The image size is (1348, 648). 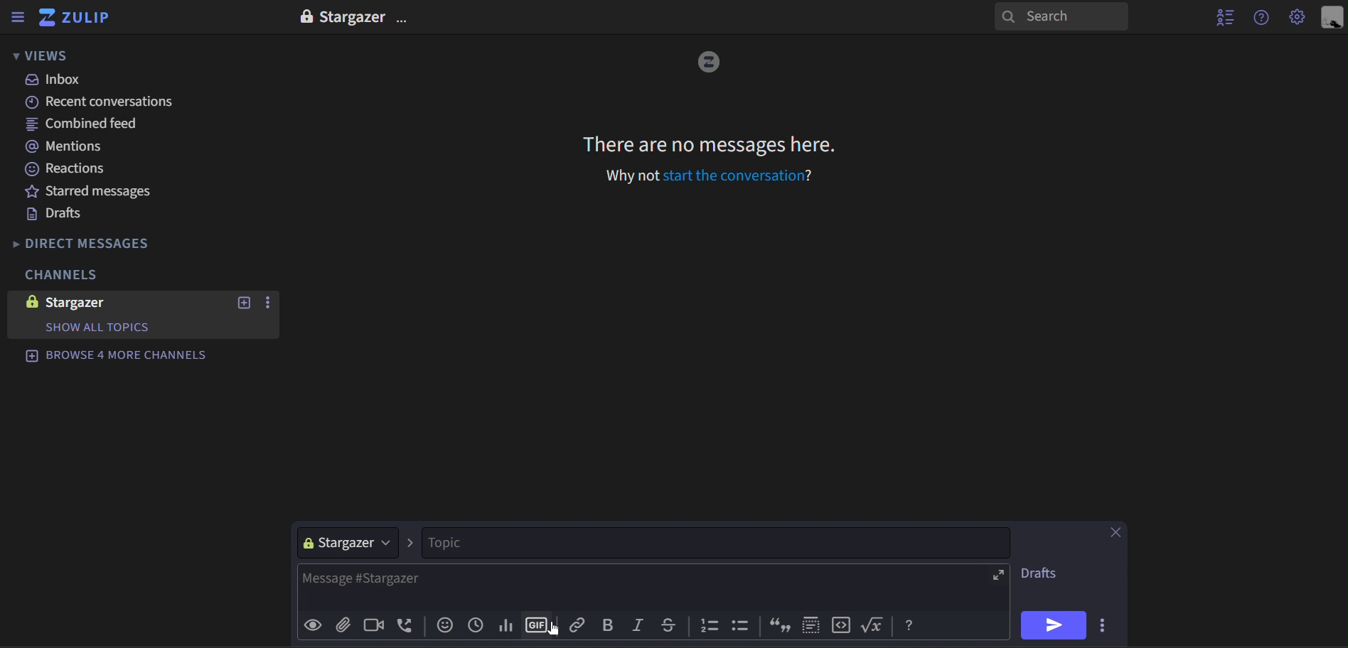 What do you see at coordinates (709, 63) in the screenshot?
I see `image` at bounding box center [709, 63].